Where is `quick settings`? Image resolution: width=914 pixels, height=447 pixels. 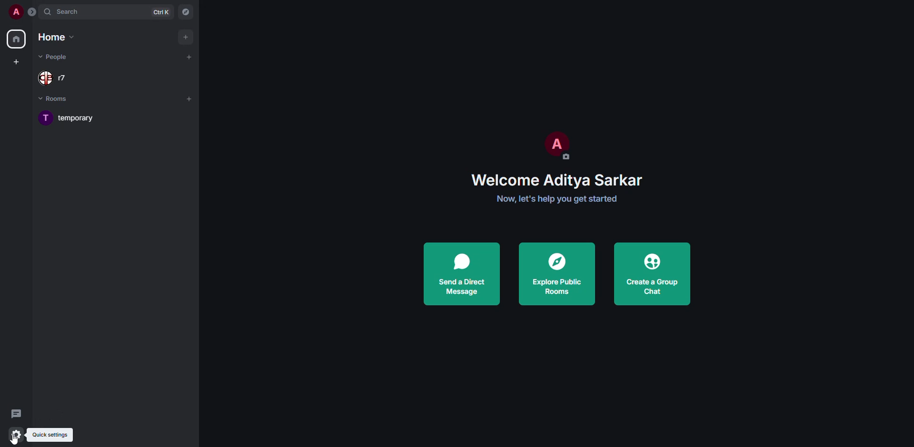 quick settings is located at coordinates (18, 433).